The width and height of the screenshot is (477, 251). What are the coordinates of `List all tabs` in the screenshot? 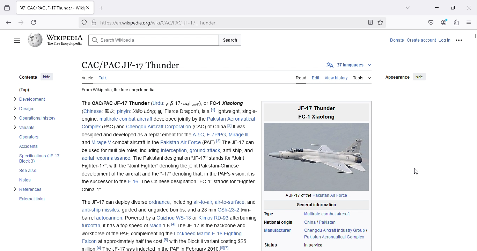 It's located at (409, 8).